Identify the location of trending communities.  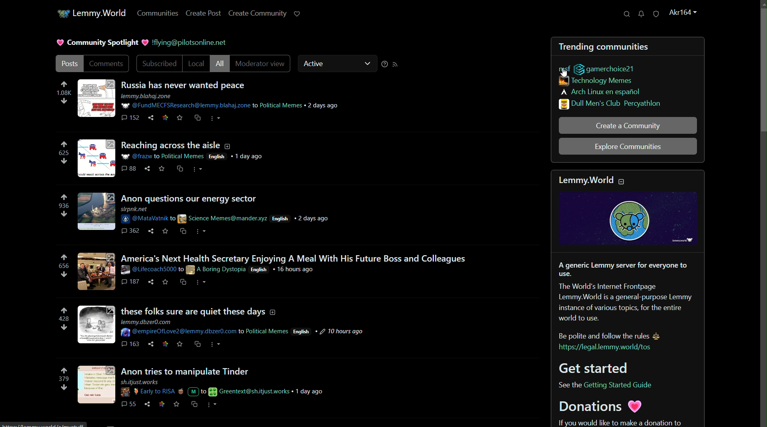
(603, 46).